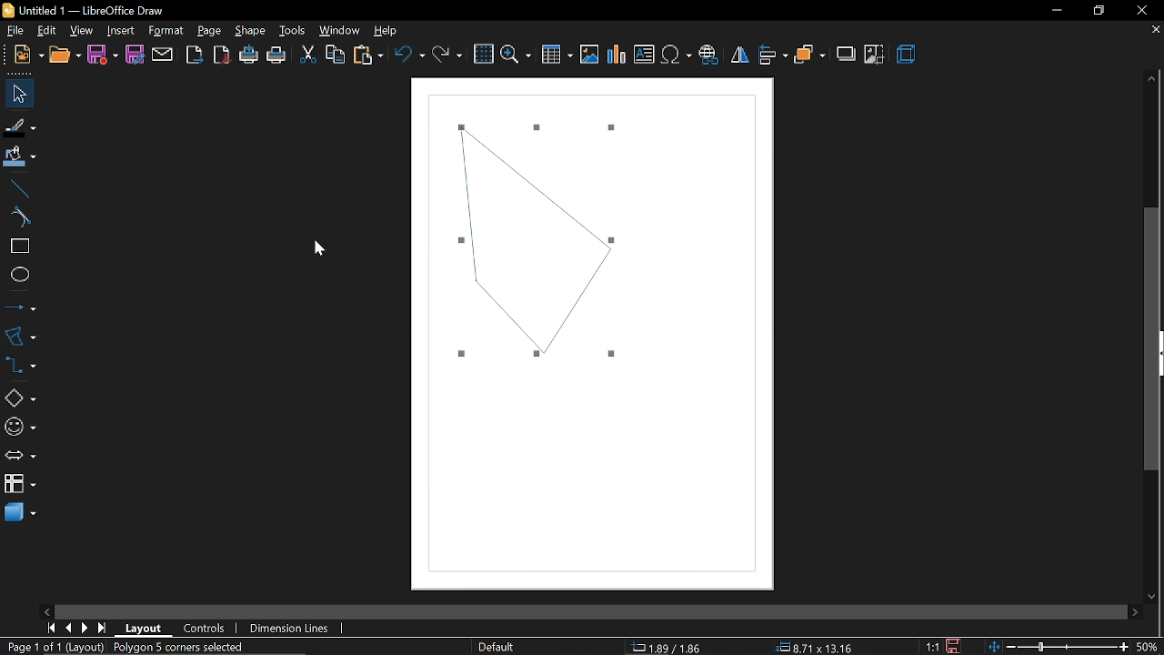  What do you see at coordinates (194, 54) in the screenshot?
I see `export` at bounding box center [194, 54].